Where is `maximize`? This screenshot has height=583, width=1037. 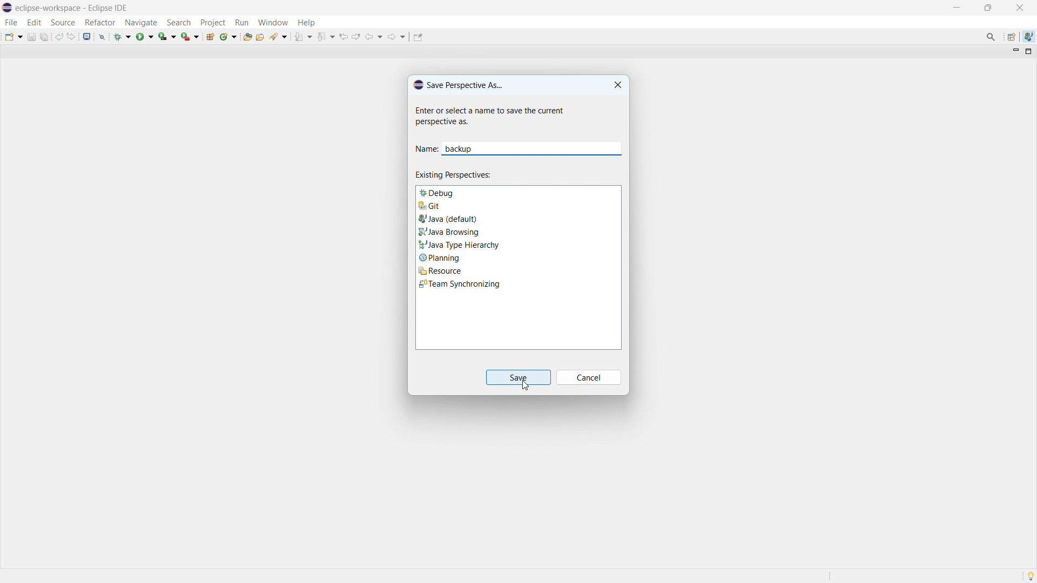 maximize is located at coordinates (988, 7).